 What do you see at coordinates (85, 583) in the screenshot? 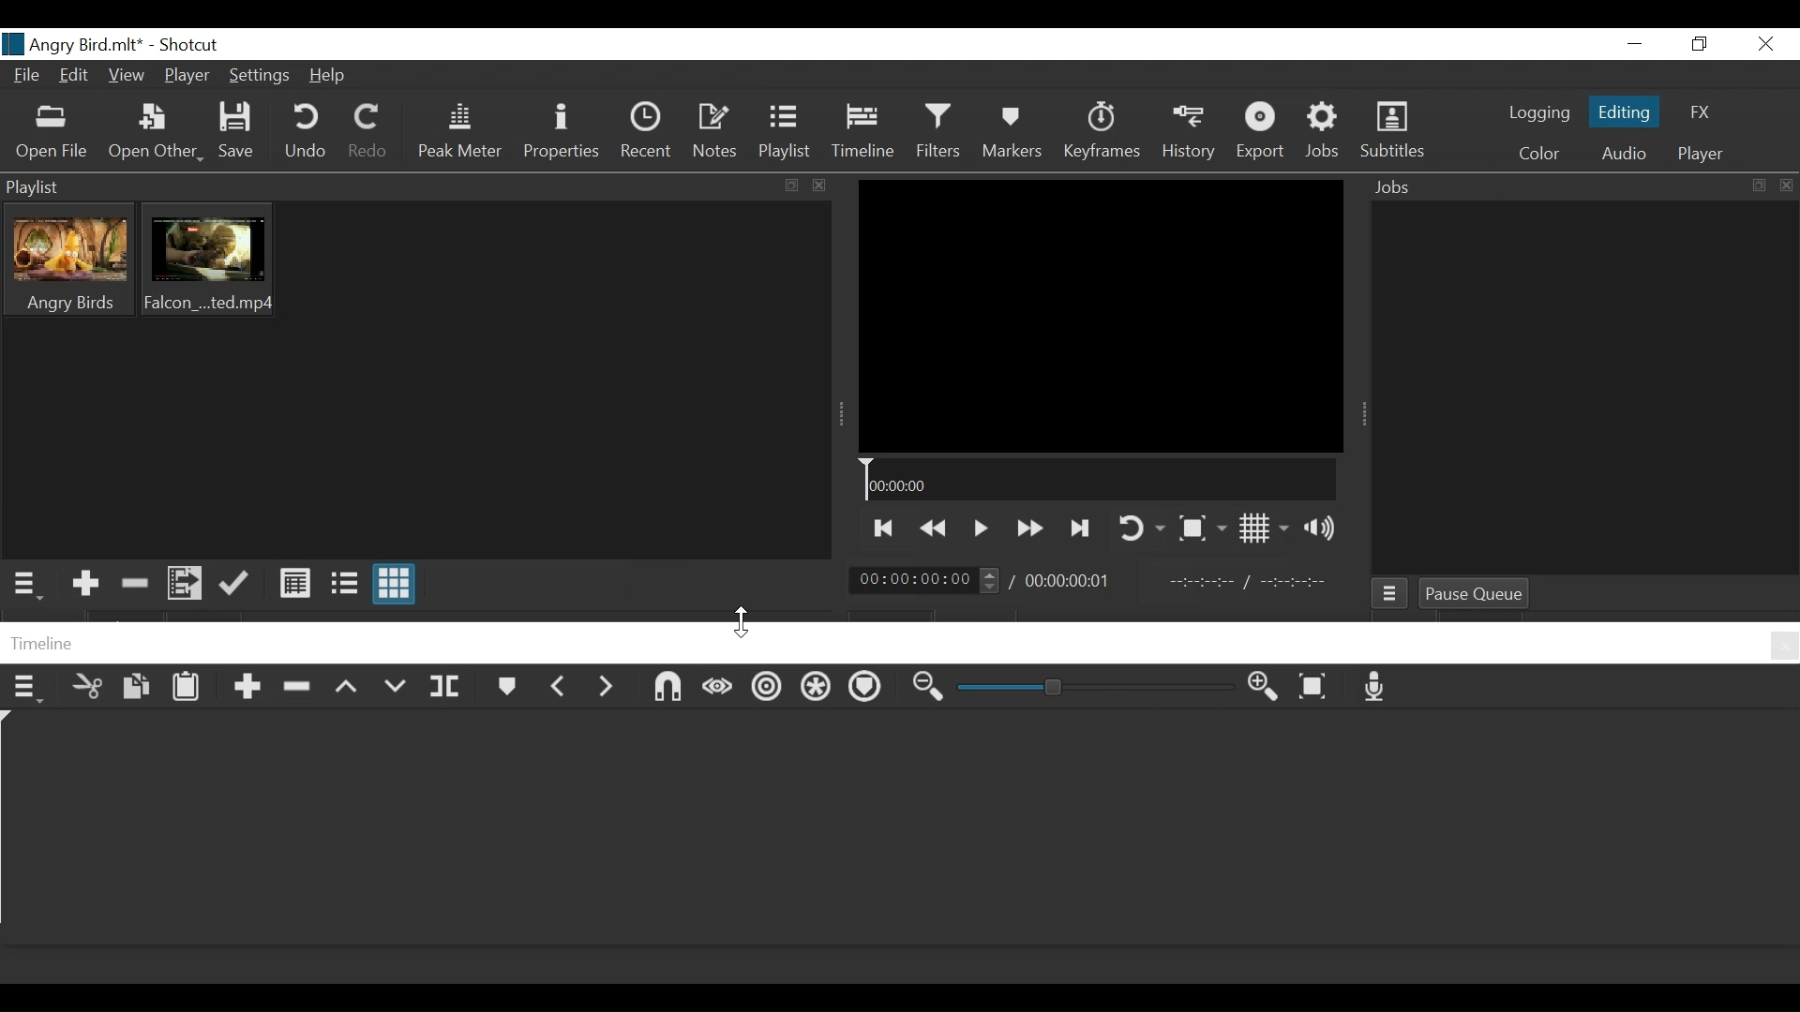
I see `Add the Source to the playlist` at bounding box center [85, 583].